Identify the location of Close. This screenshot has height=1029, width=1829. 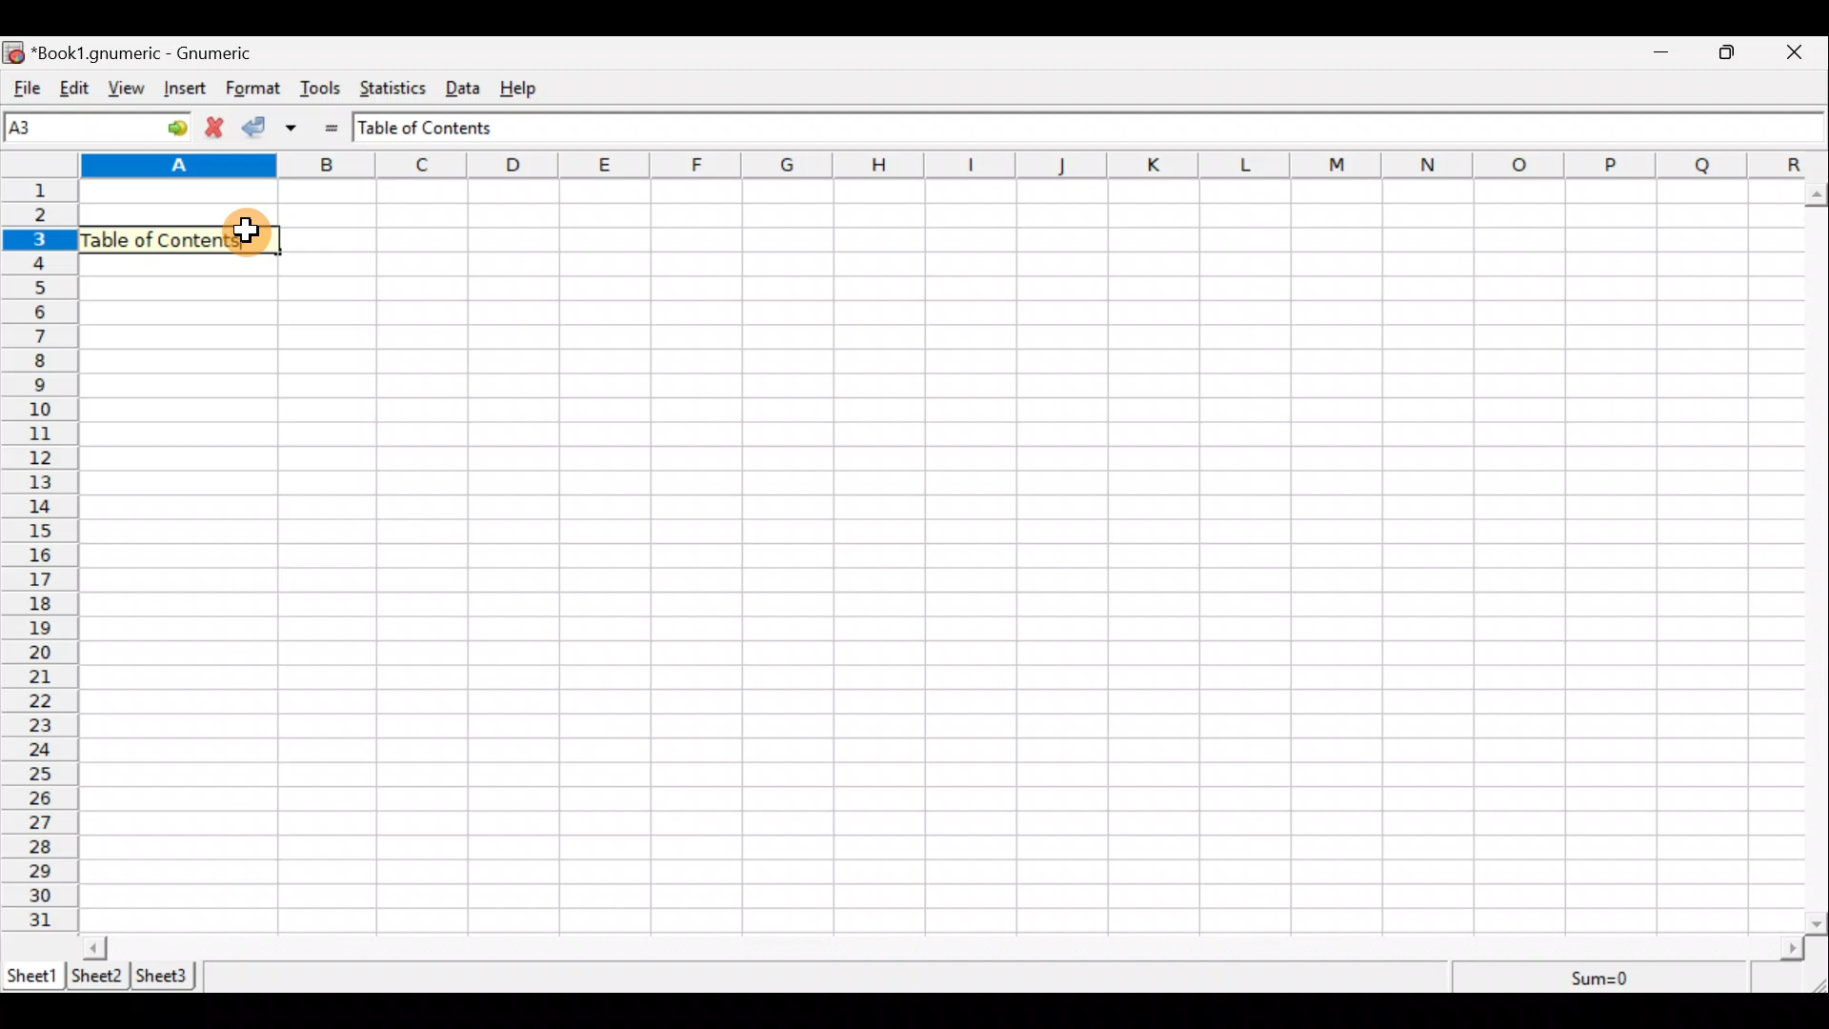
(1802, 52).